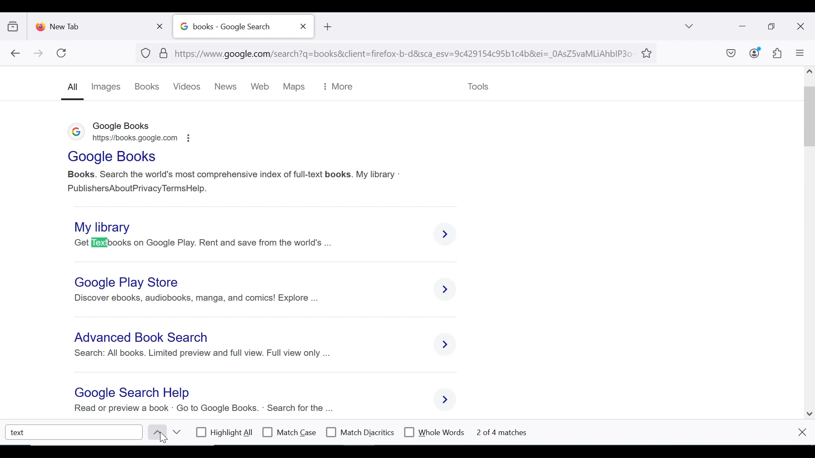 The height and width of the screenshot is (458, 815). I want to click on logo, so click(73, 133).